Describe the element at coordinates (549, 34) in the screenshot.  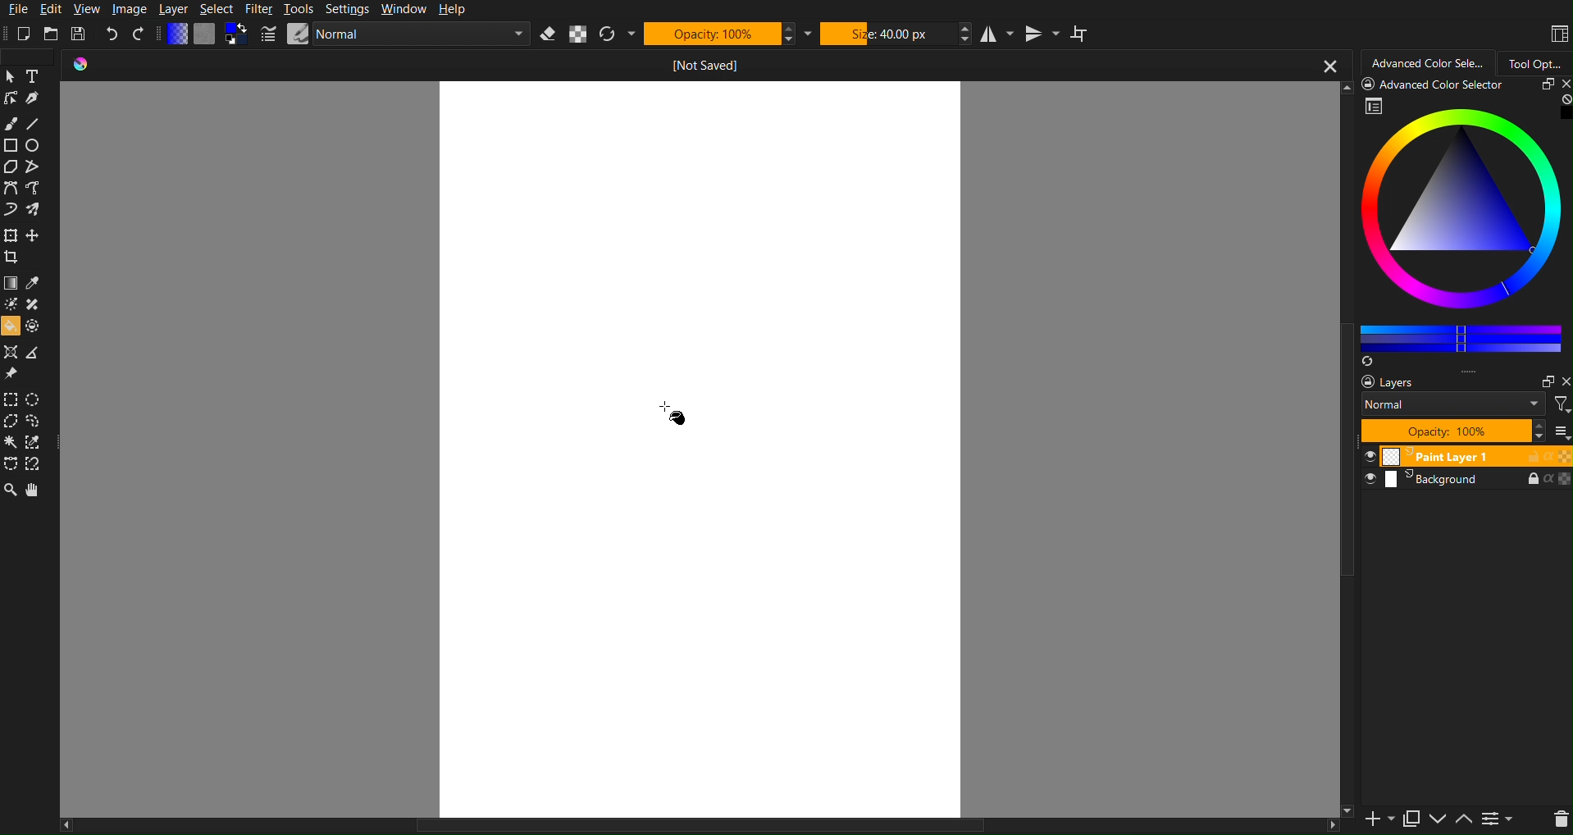
I see `Erase` at that location.